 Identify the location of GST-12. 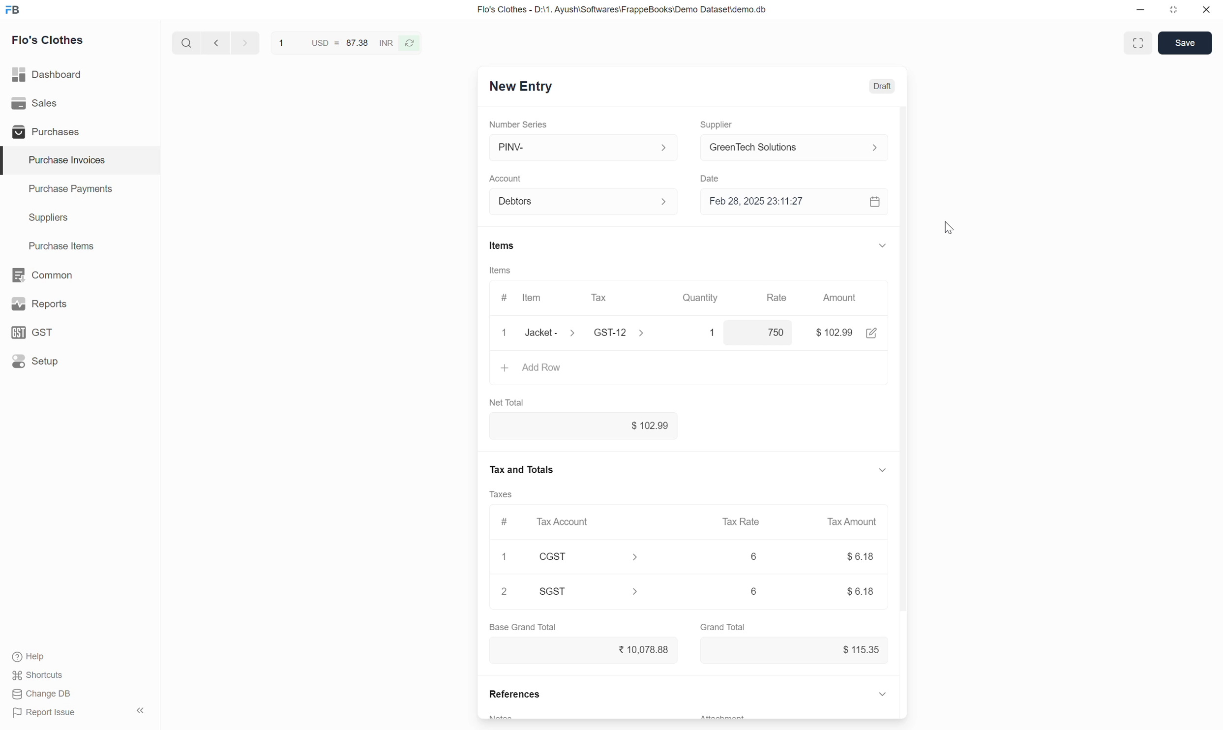
(622, 332).